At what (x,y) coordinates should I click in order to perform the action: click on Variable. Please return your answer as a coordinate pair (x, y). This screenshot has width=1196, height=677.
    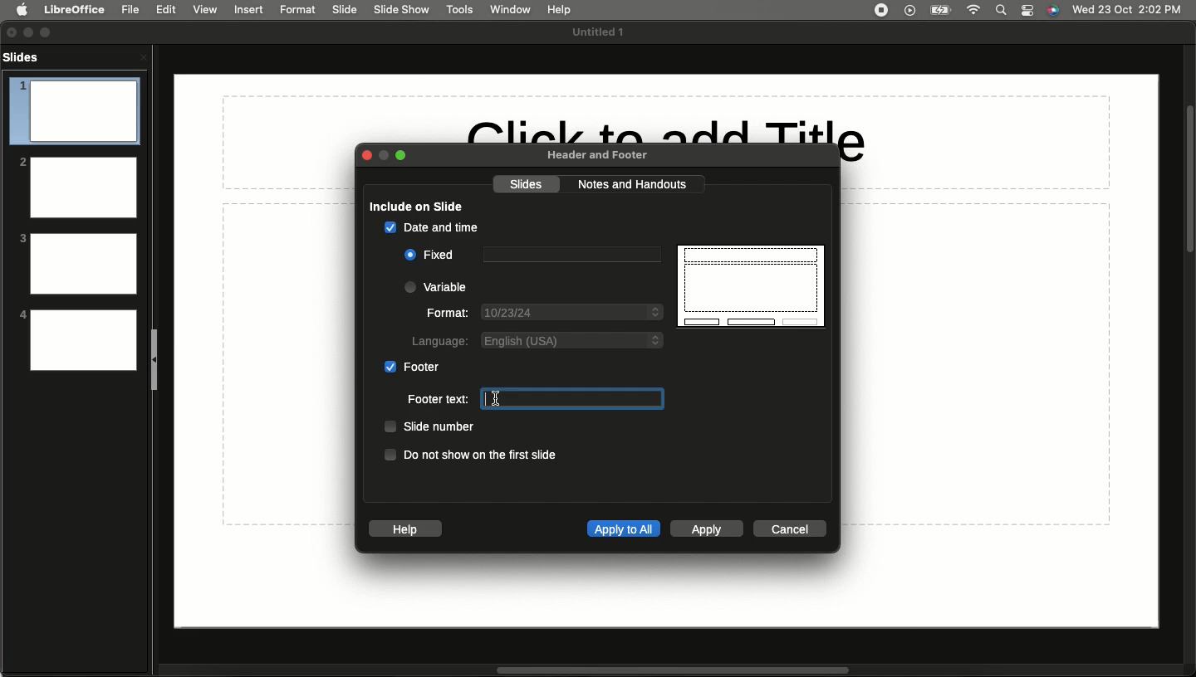
    Looking at the image, I should click on (439, 286).